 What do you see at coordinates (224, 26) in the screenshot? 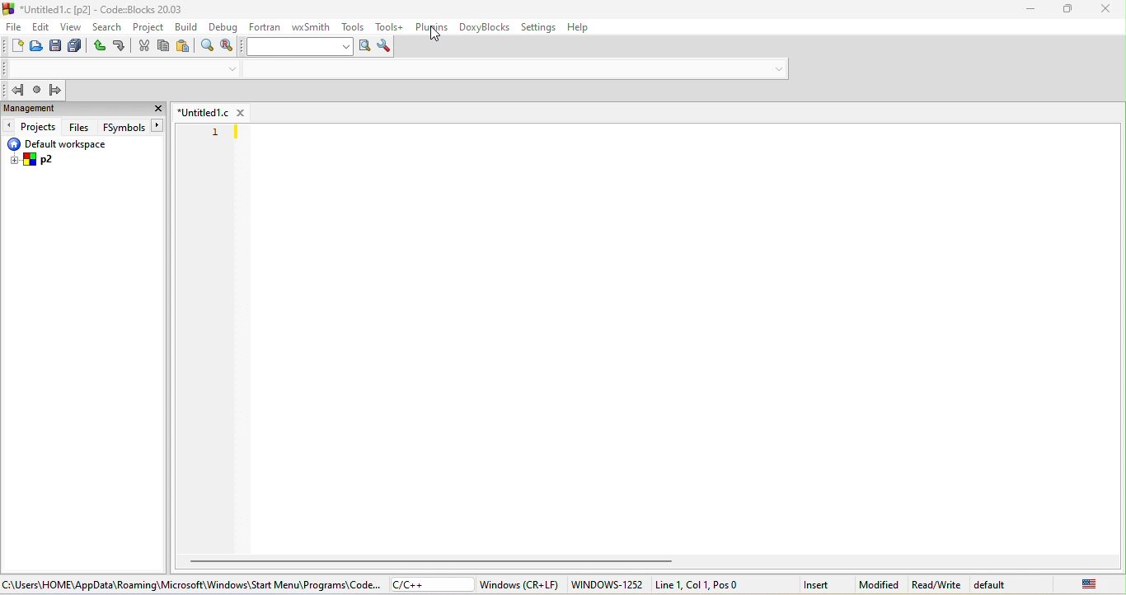
I see `debug` at bounding box center [224, 26].